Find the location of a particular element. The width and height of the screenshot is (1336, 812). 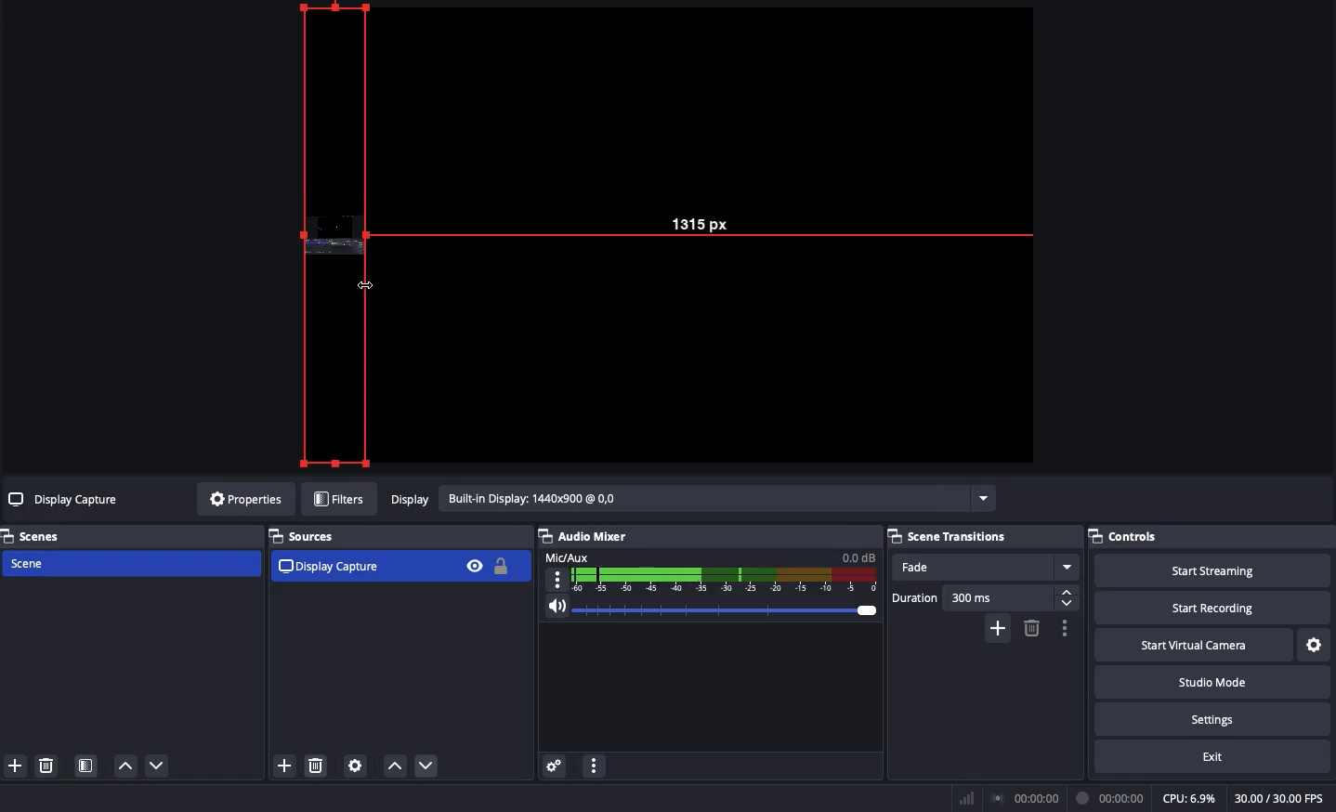

Settings is located at coordinates (1211, 716).